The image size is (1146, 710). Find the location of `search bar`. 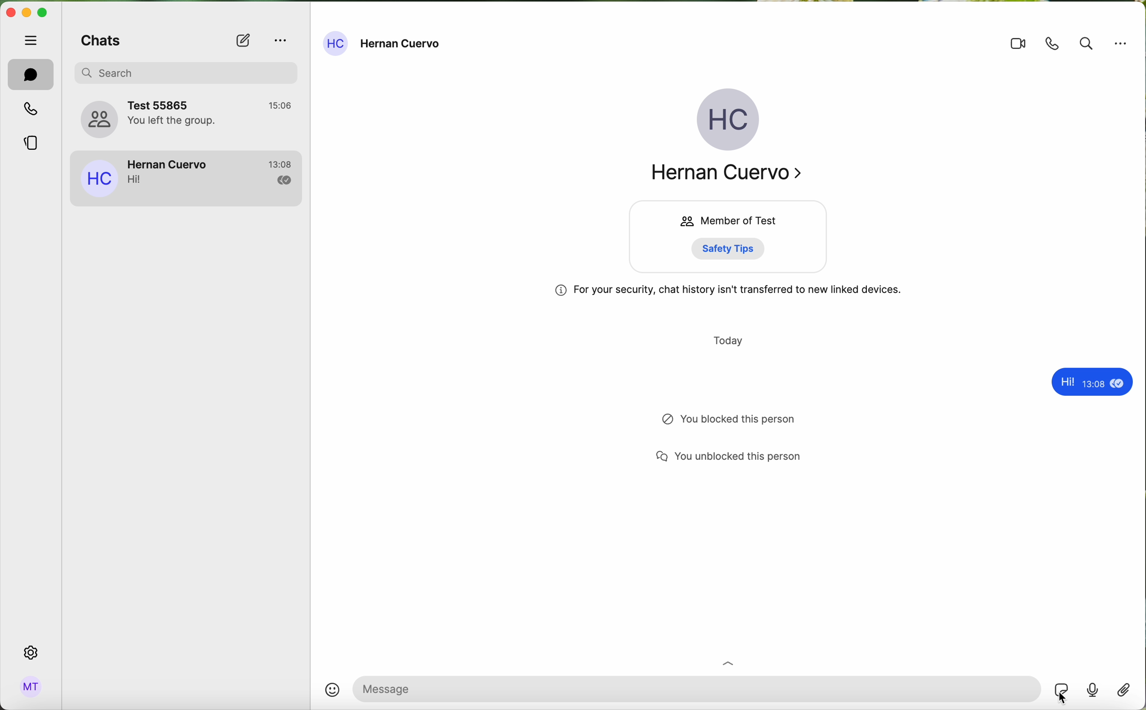

search bar is located at coordinates (193, 72).